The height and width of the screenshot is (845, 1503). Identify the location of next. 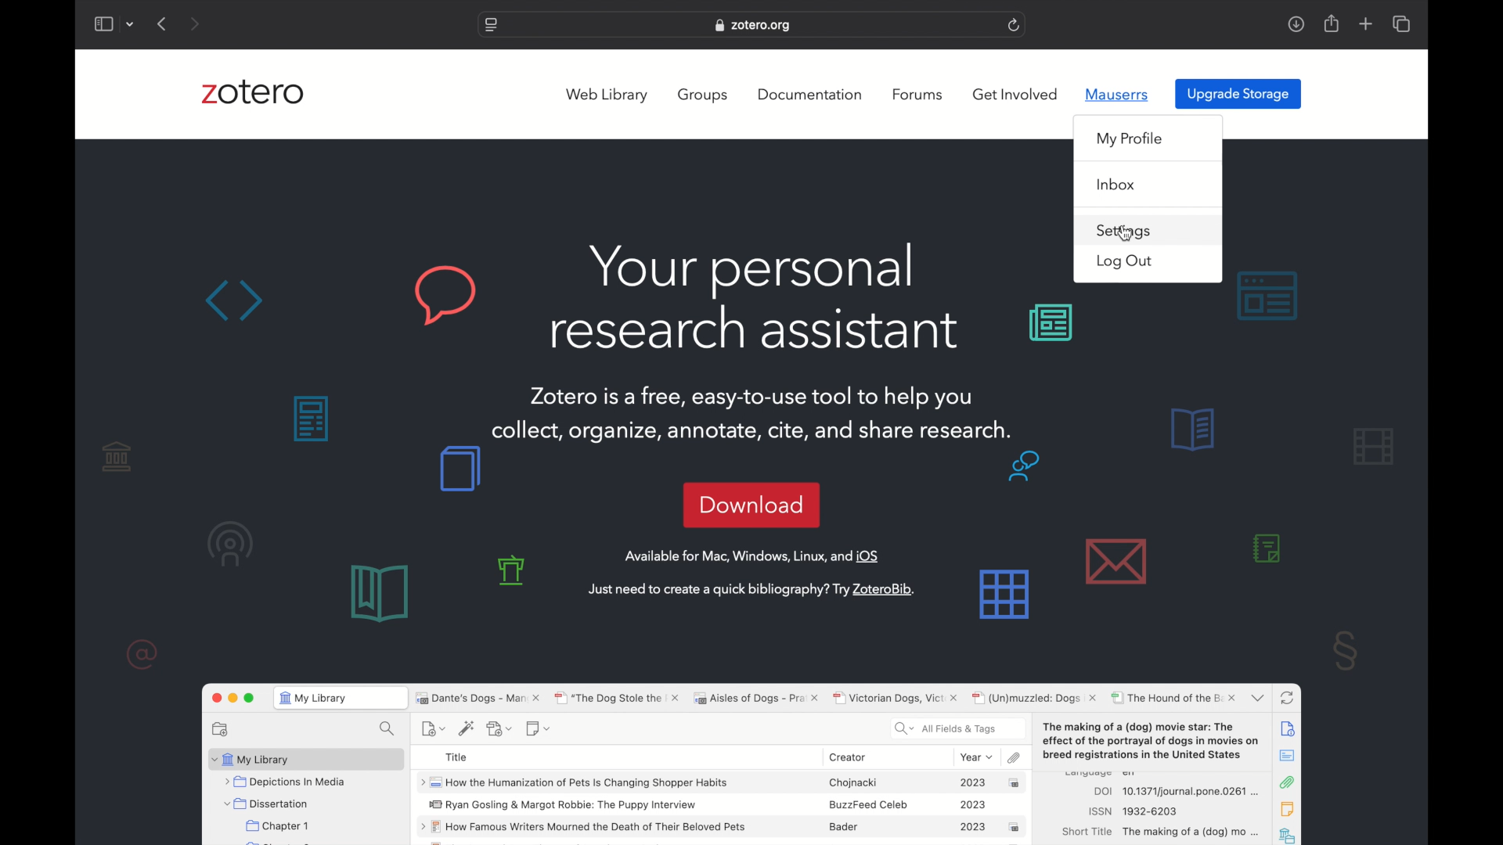
(197, 24).